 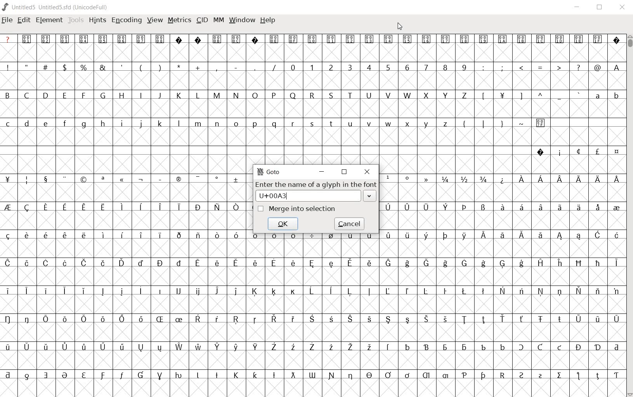 I want to click on Symbol, so click(x=198, y=207).